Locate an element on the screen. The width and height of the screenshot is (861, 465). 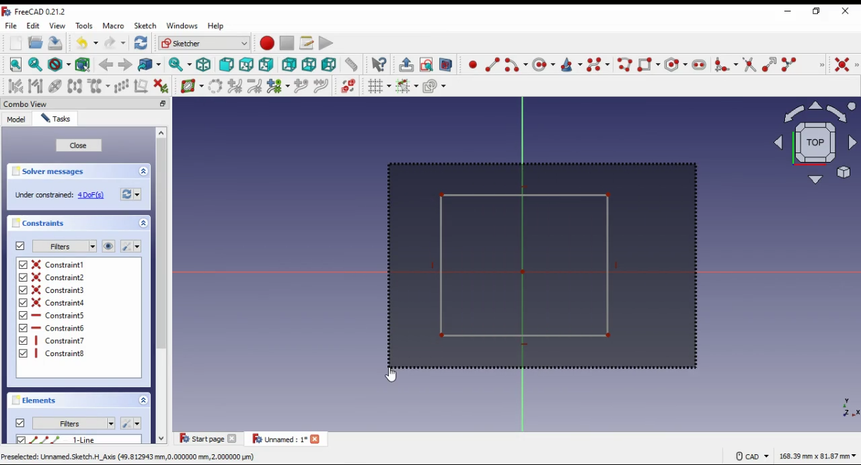
solver messages is located at coordinates (52, 171).